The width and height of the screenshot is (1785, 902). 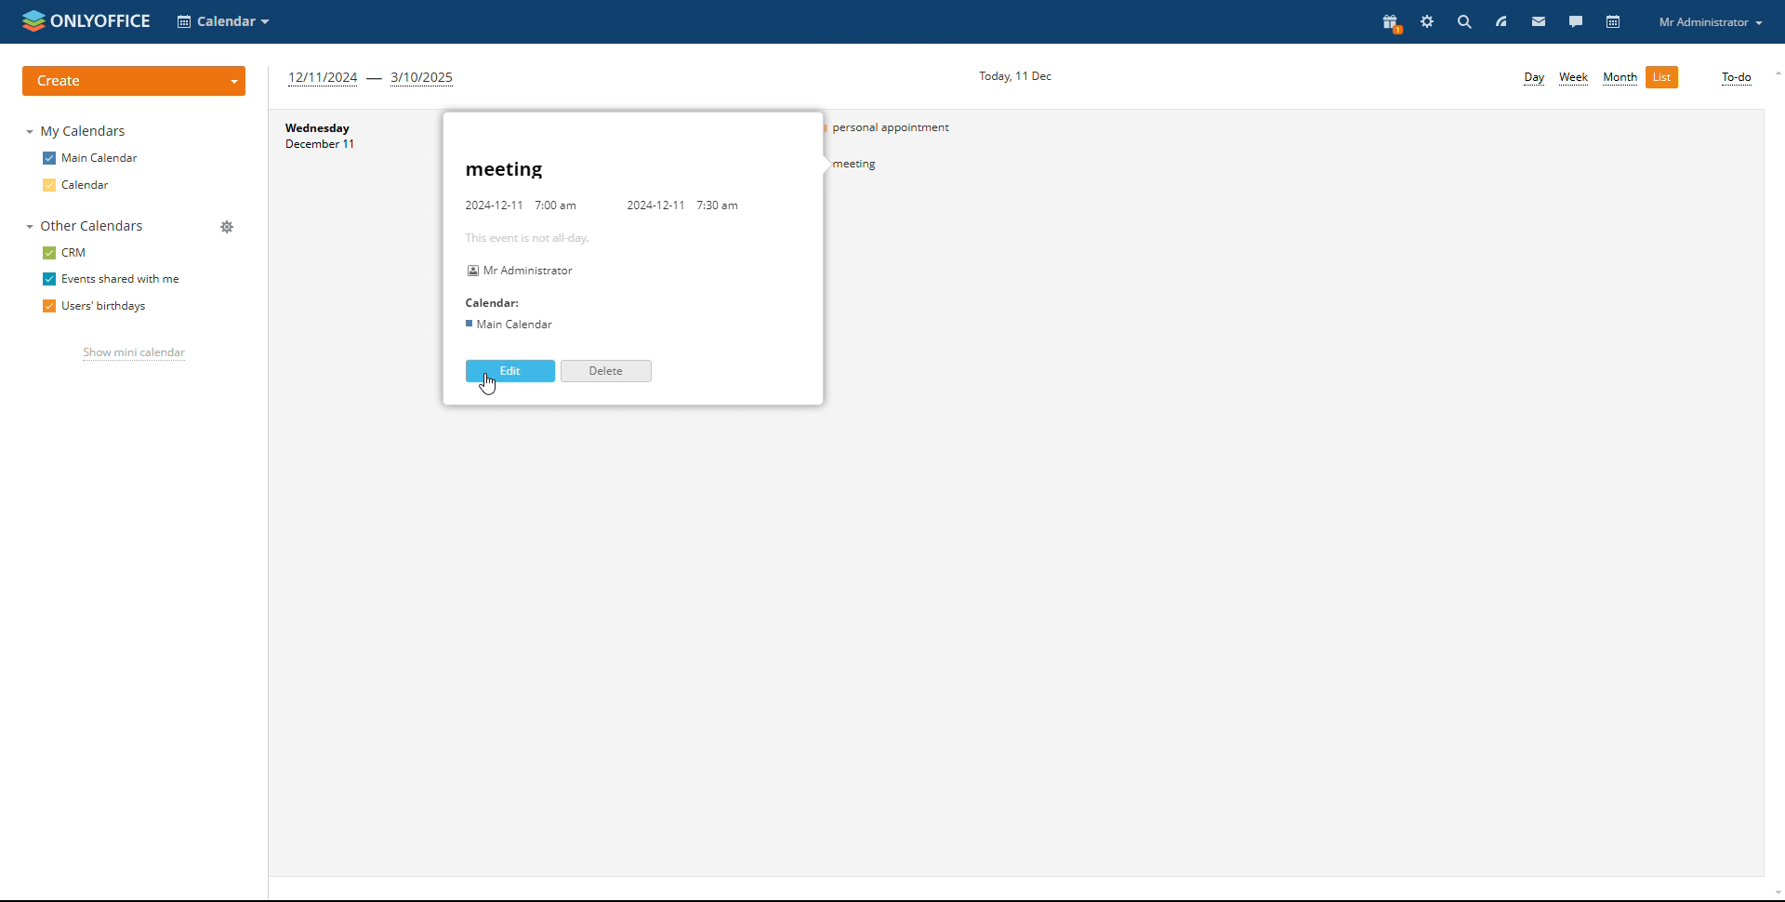 What do you see at coordinates (79, 186) in the screenshot?
I see `calendar` at bounding box center [79, 186].